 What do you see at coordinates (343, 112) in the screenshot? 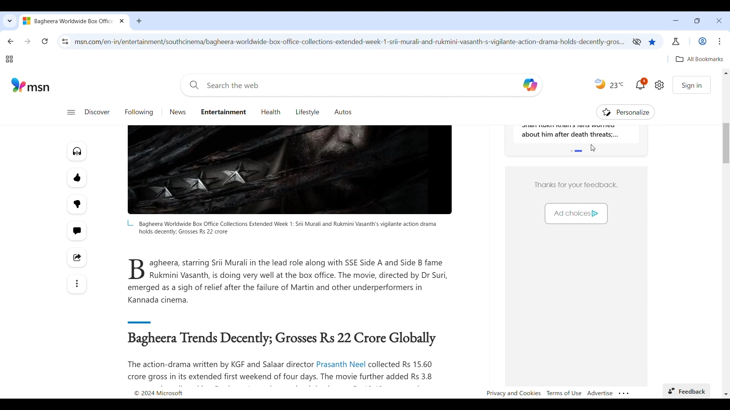
I see `Go to Autos page` at bounding box center [343, 112].